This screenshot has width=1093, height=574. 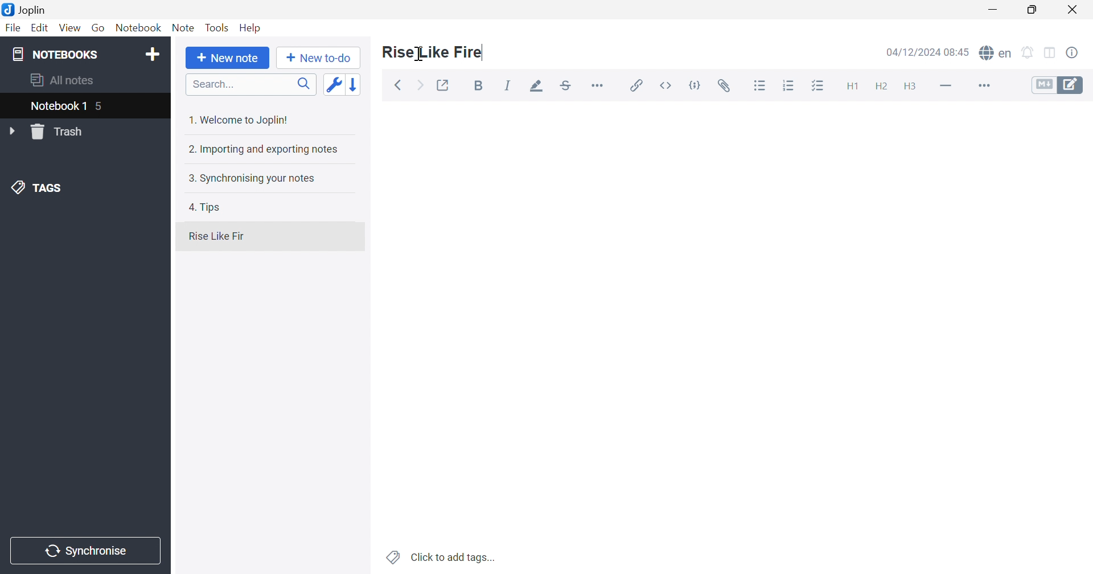 I want to click on Toggle external editing, so click(x=443, y=85).